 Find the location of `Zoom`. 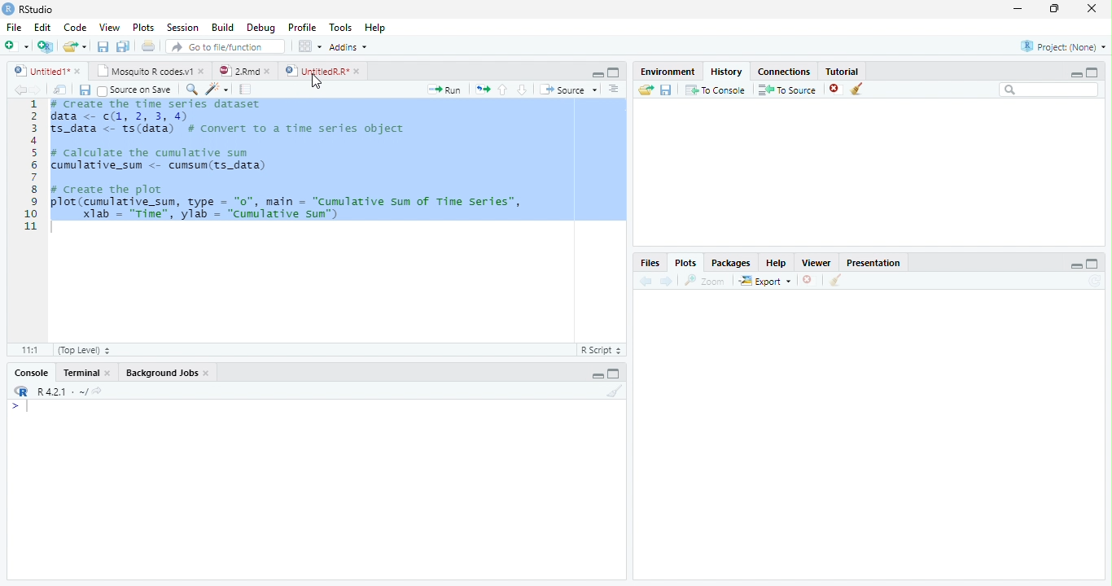

Zoom is located at coordinates (705, 281).